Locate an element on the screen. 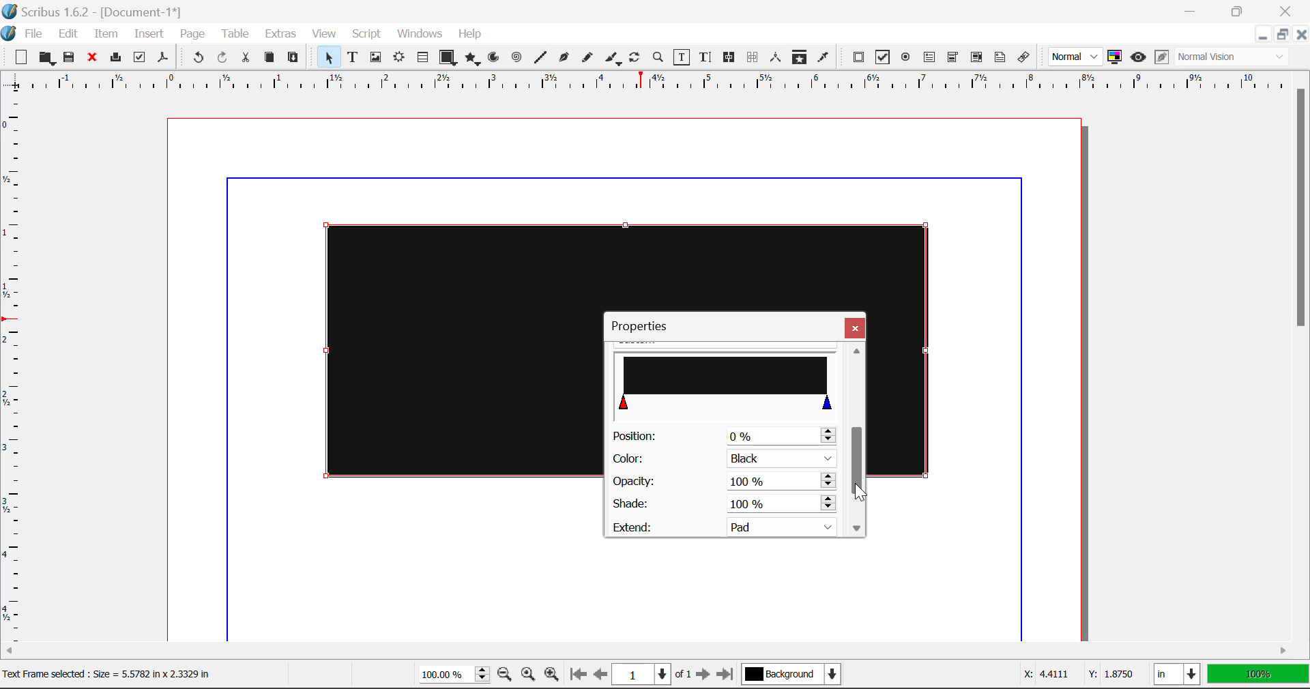 This screenshot has height=689, width=1310. Link Frames is located at coordinates (731, 57).